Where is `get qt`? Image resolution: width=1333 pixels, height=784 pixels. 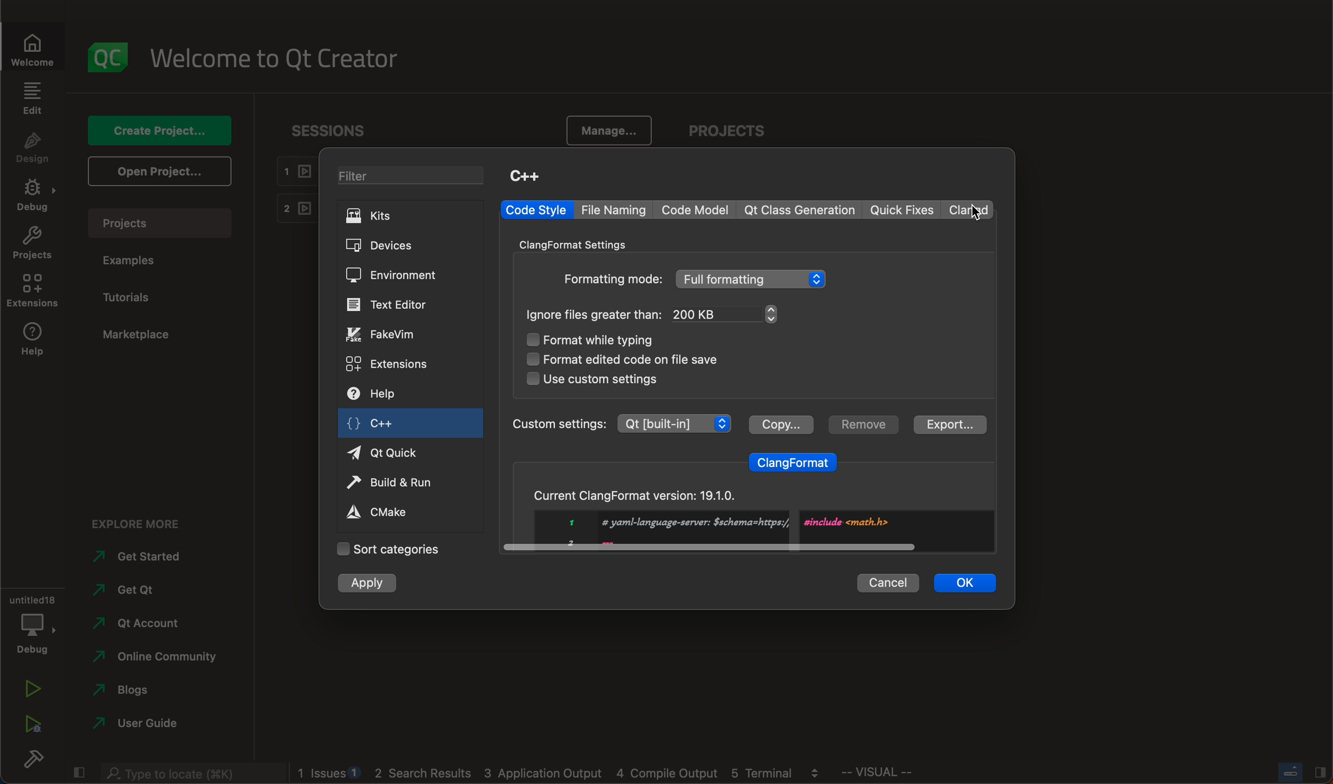
get qt is located at coordinates (135, 591).